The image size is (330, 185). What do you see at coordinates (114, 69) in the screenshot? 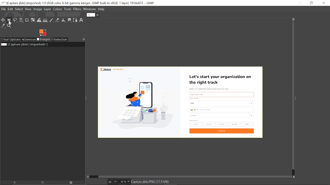
I see `Jibble` at bounding box center [114, 69].